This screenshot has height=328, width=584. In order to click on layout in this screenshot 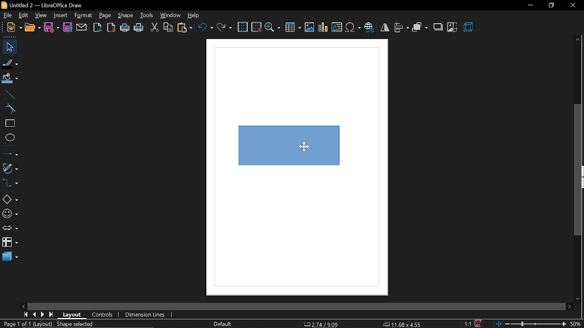, I will do `click(72, 315)`.